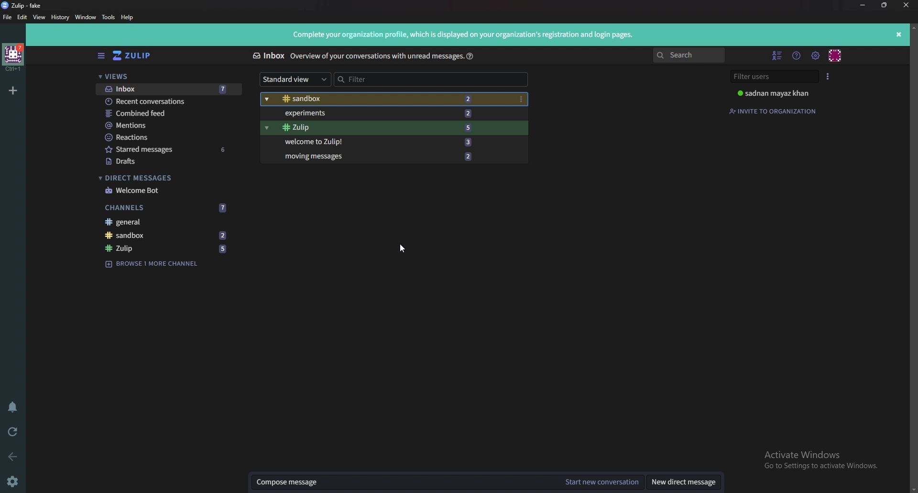  What do you see at coordinates (167, 190) in the screenshot?
I see `welcome bot` at bounding box center [167, 190].